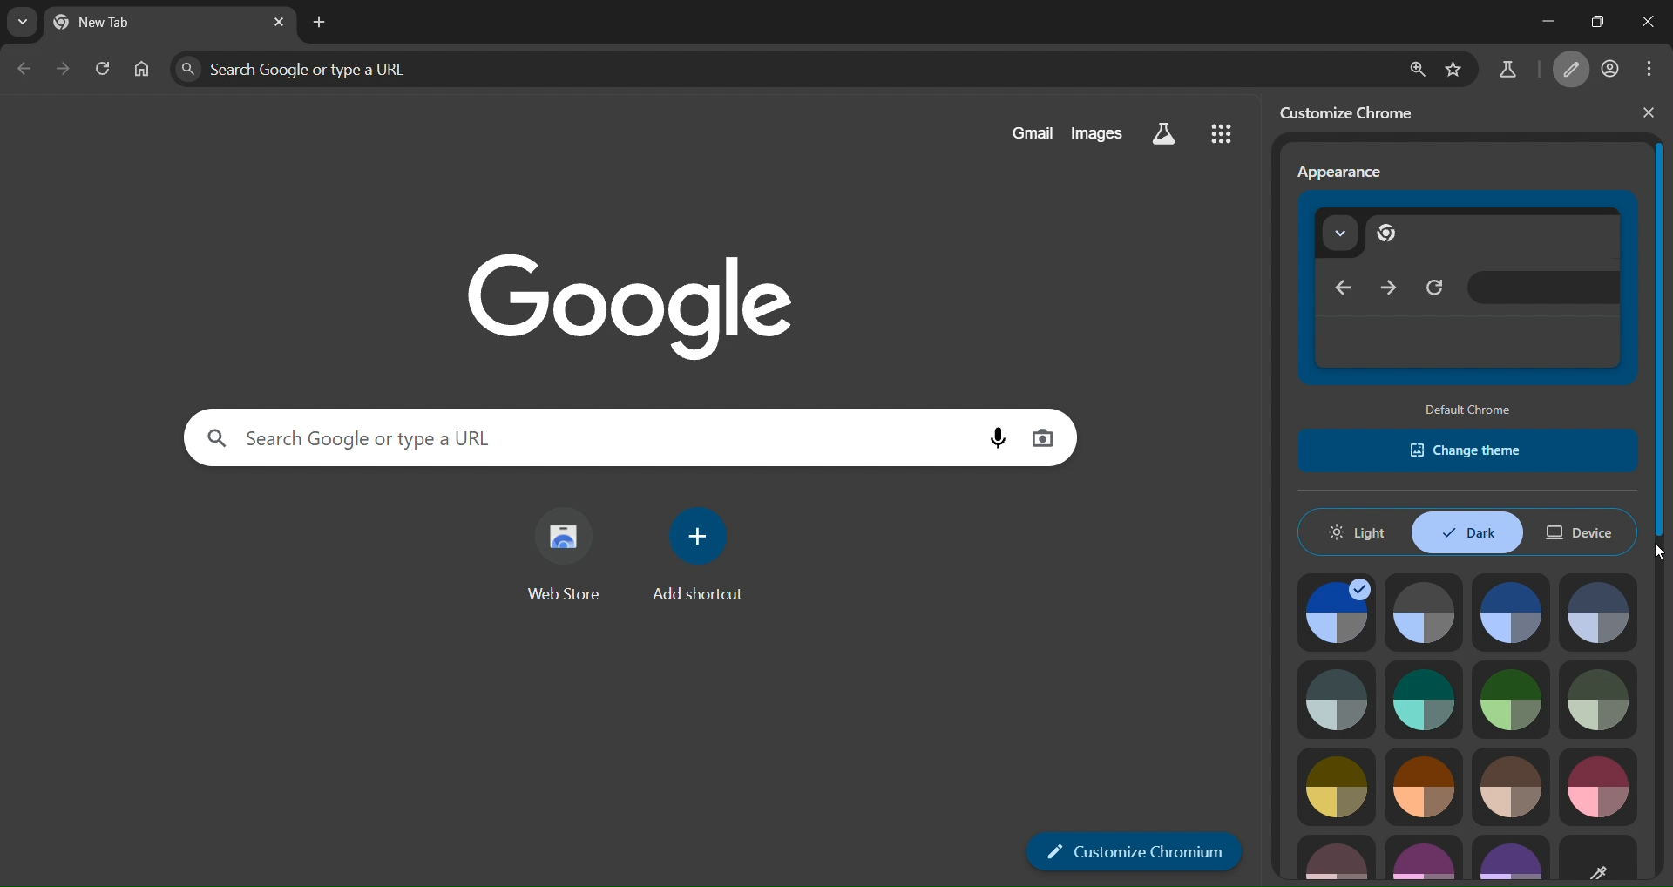 The image size is (1673, 887). I want to click on cursor, so click(1656, 552).